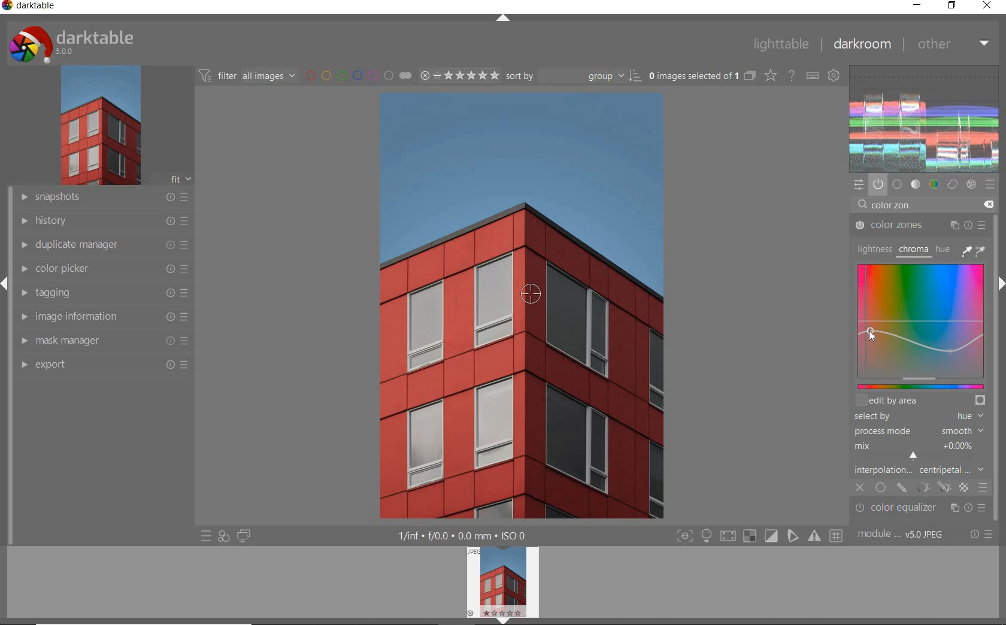 The image size is (1006, 625). Describe the element at coordinates (99, 127) in the screenshot. I see `image` at that location.